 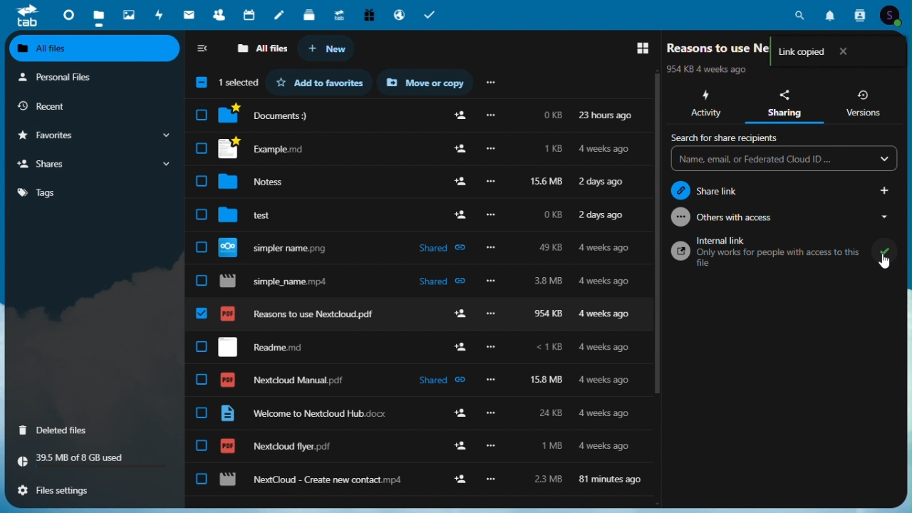 I want to click on , so click(x=493, y=346).